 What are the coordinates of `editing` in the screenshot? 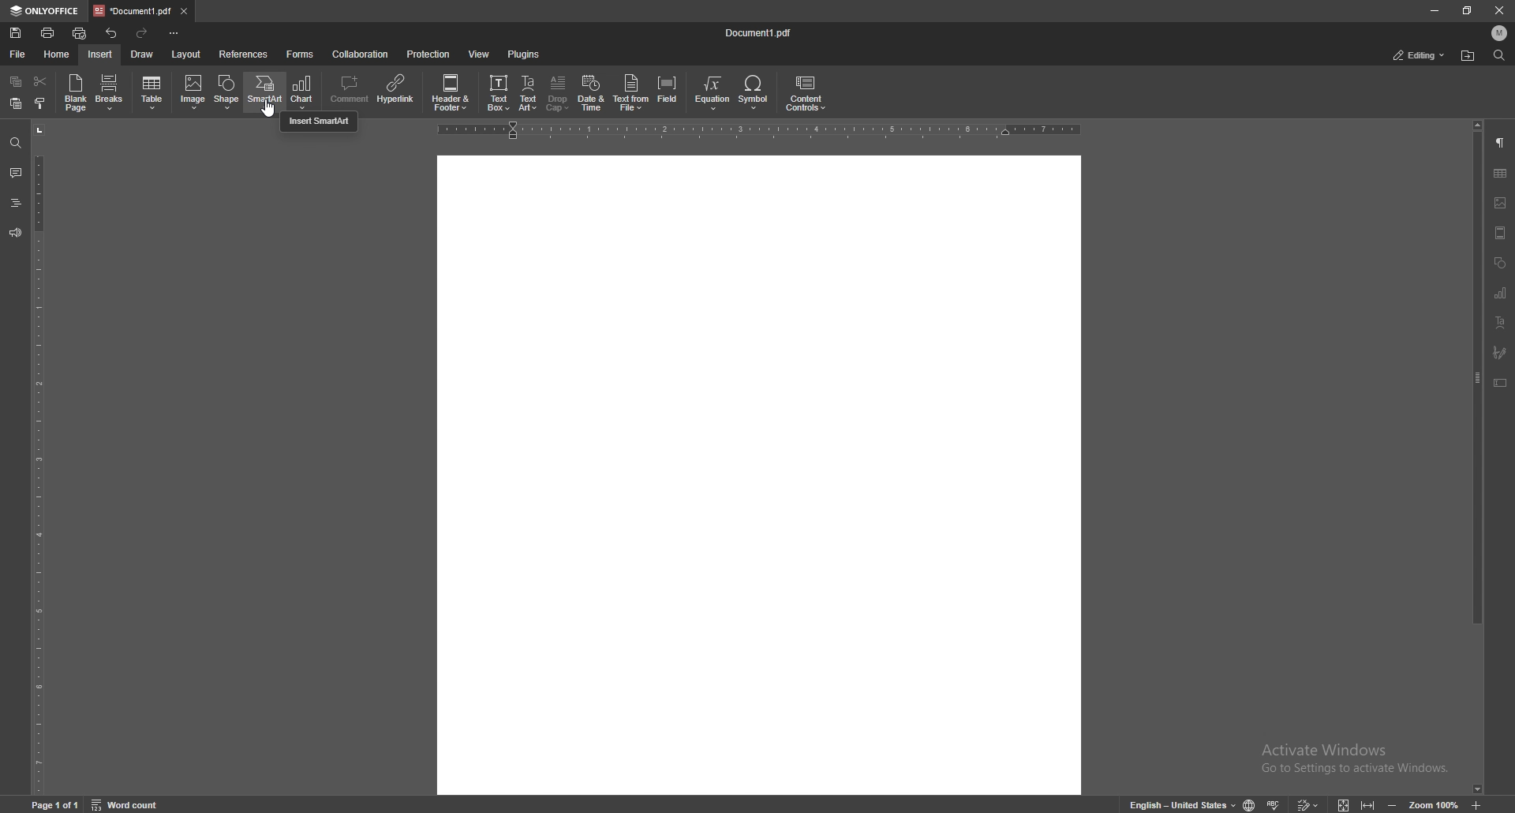 It's located at (1420, 55).